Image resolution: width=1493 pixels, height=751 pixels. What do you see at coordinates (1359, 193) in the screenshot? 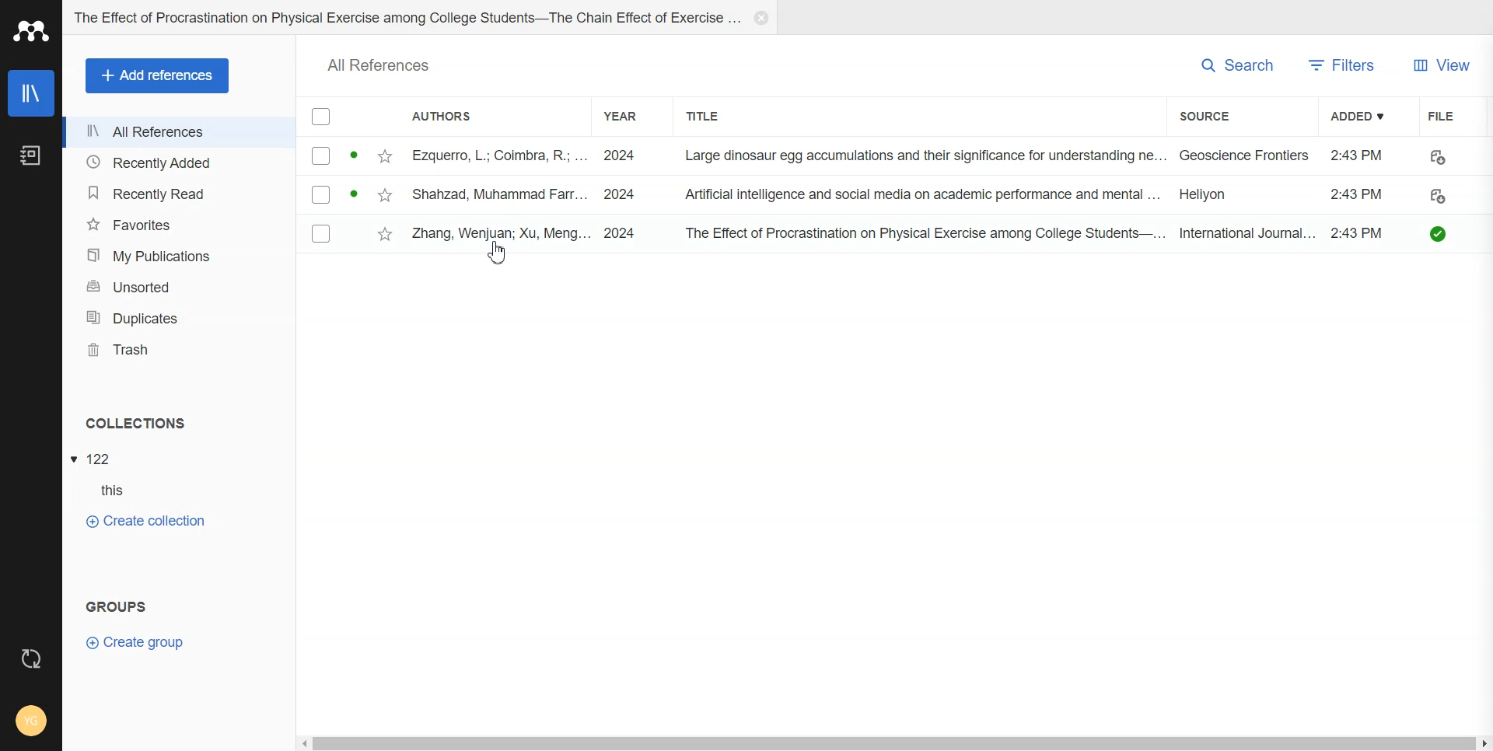
I see `2:43 PM` at bounding box center [1359, 193].